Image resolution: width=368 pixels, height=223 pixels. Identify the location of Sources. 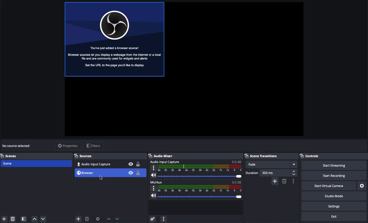
(85, 156).